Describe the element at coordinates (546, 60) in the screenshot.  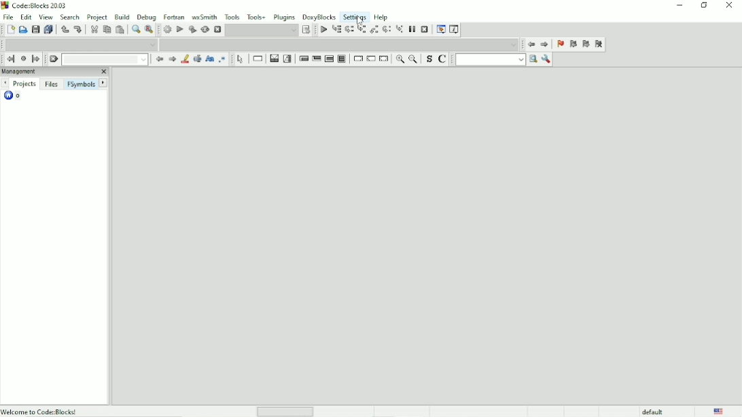
I see `Show options window` at that location.